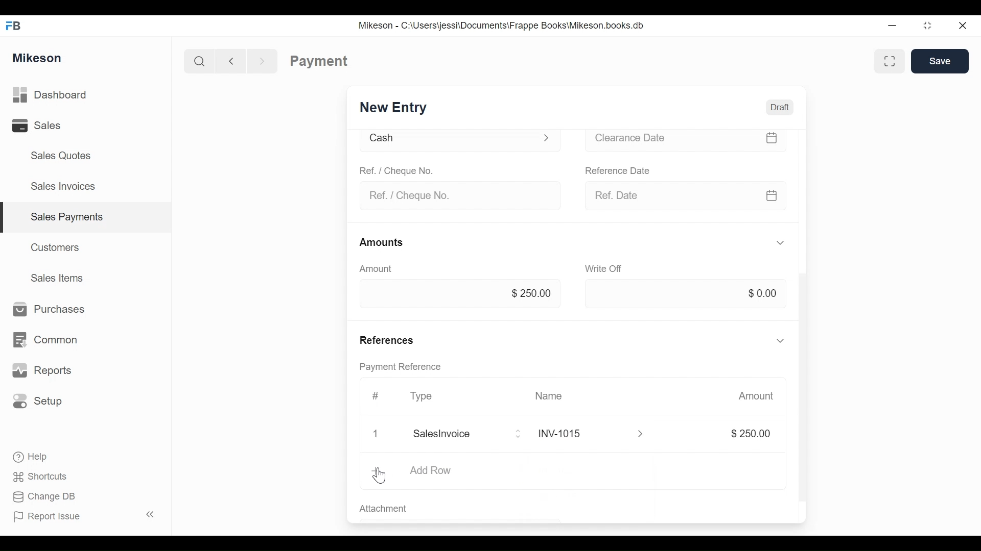 This screenshot has width=981, height=551. I want to click on New Entry, so click(393, 106).